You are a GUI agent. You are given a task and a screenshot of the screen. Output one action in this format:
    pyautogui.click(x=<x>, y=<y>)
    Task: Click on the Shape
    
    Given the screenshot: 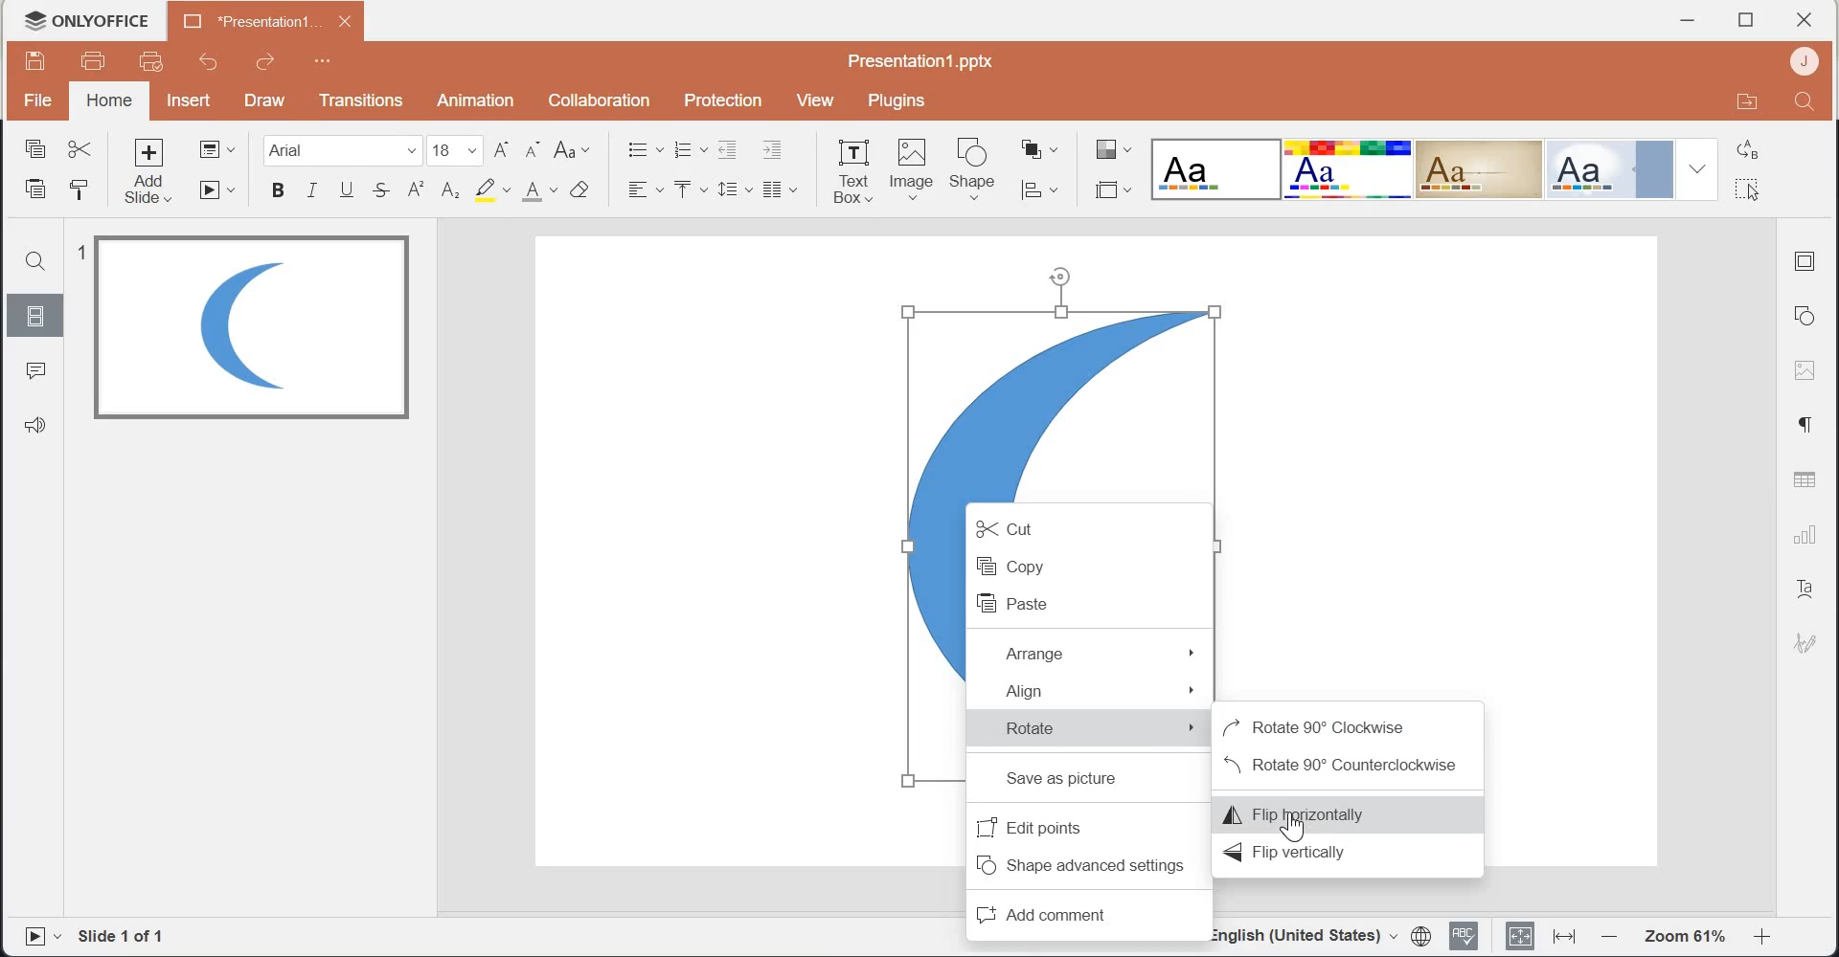 What is the action you would take?
    pyautogui.click(x=1809, y=312)
    